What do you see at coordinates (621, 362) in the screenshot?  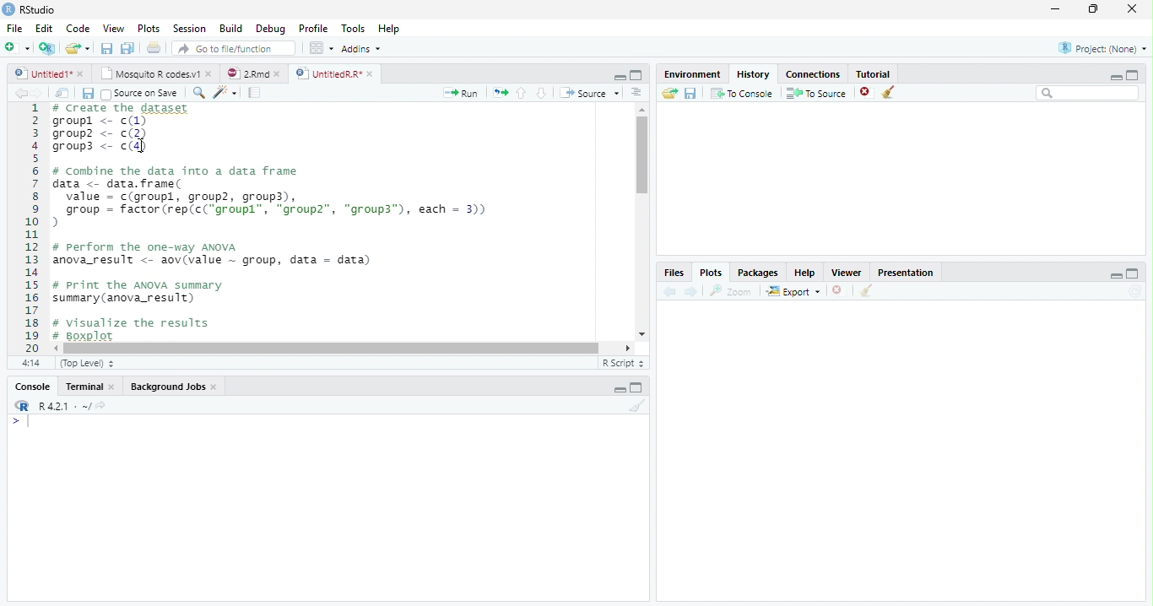 I see `R script` at bounding box center [621, 362].